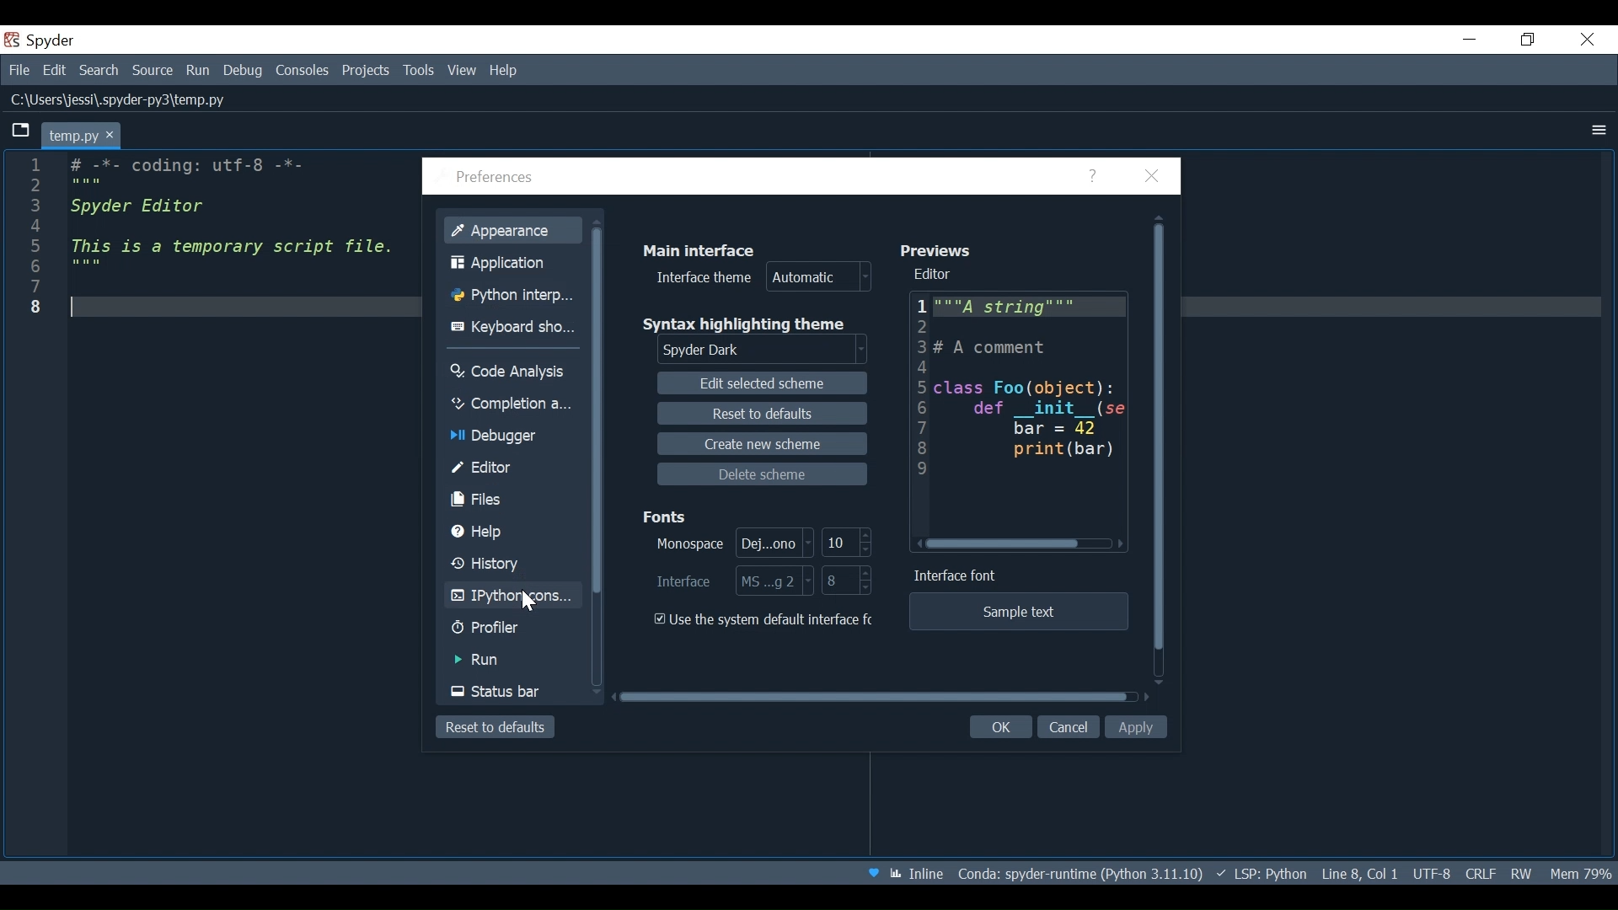 Image resolution: width=1618 pixels, height=910 pixels. I want to click on Application, so click(512, 264).